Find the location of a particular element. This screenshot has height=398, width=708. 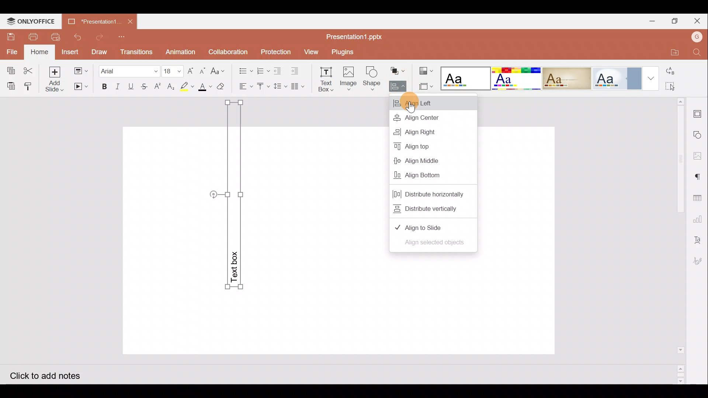

Align right is located at coordinates (425, 132).